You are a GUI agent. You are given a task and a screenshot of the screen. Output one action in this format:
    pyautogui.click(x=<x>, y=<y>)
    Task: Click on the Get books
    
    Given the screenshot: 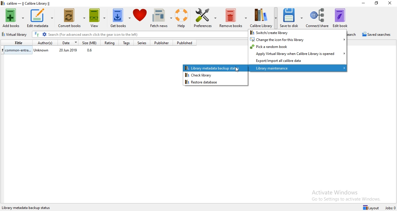 What is the action you would take?
    pyautogui.click(x=120, y=19)
    